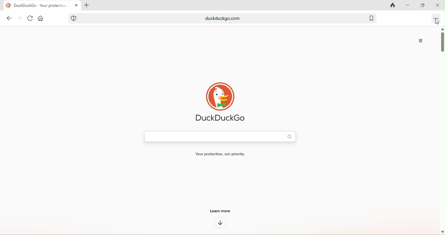  I want to click on bookmark, so click(372, 18).